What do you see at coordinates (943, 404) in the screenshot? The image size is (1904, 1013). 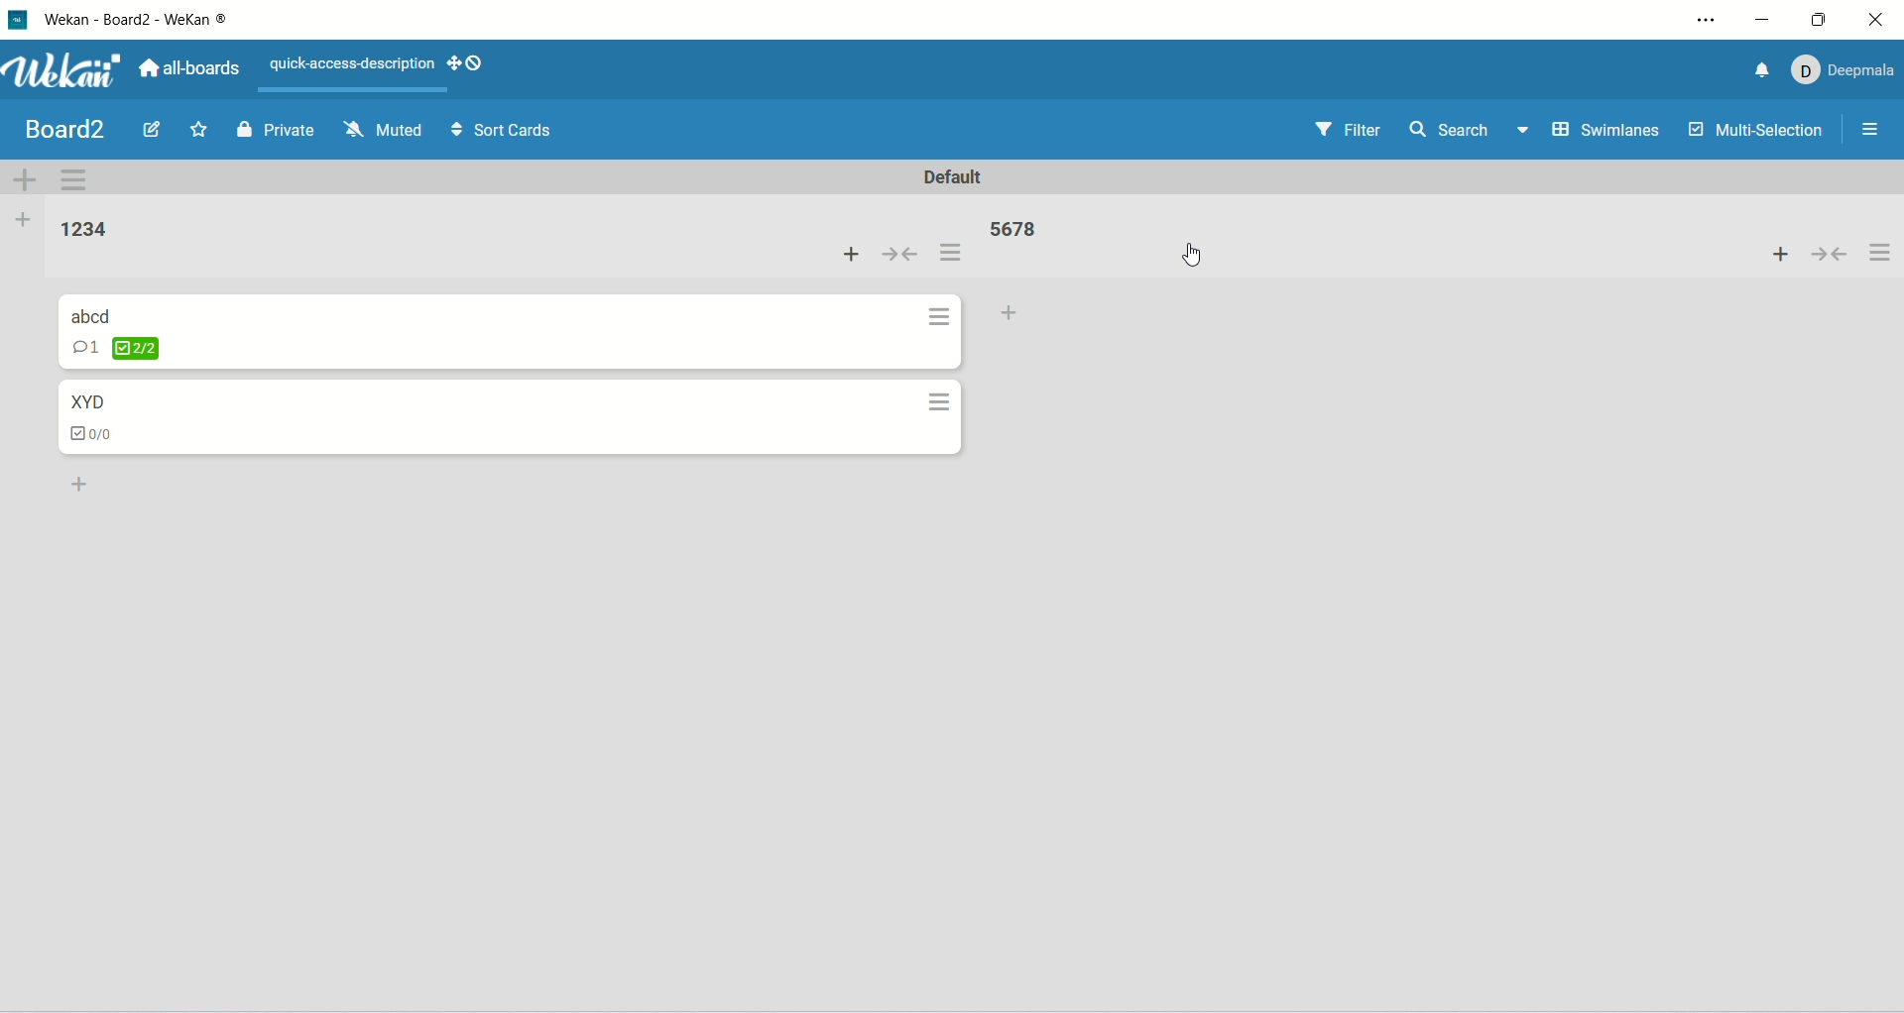 I see `options` at bounding box center [943, 404].